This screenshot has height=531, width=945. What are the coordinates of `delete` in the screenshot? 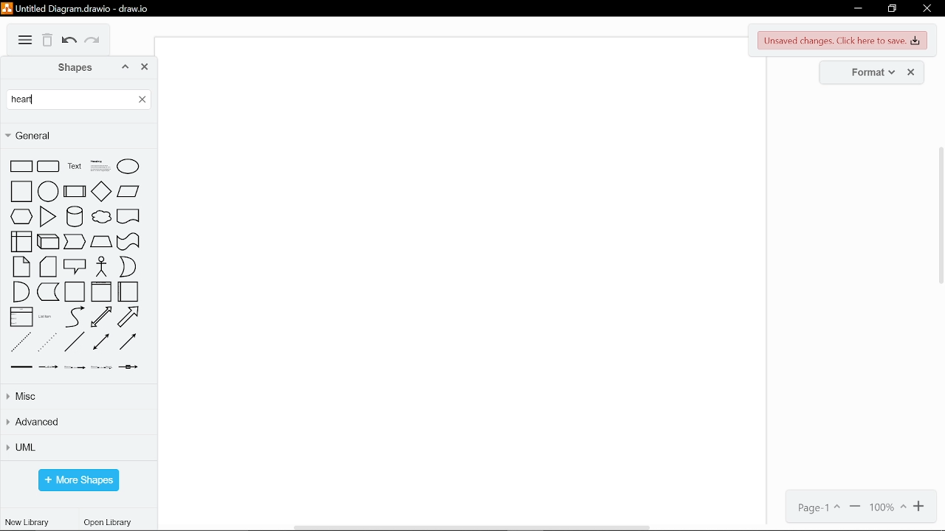 It's located at (48, 41).